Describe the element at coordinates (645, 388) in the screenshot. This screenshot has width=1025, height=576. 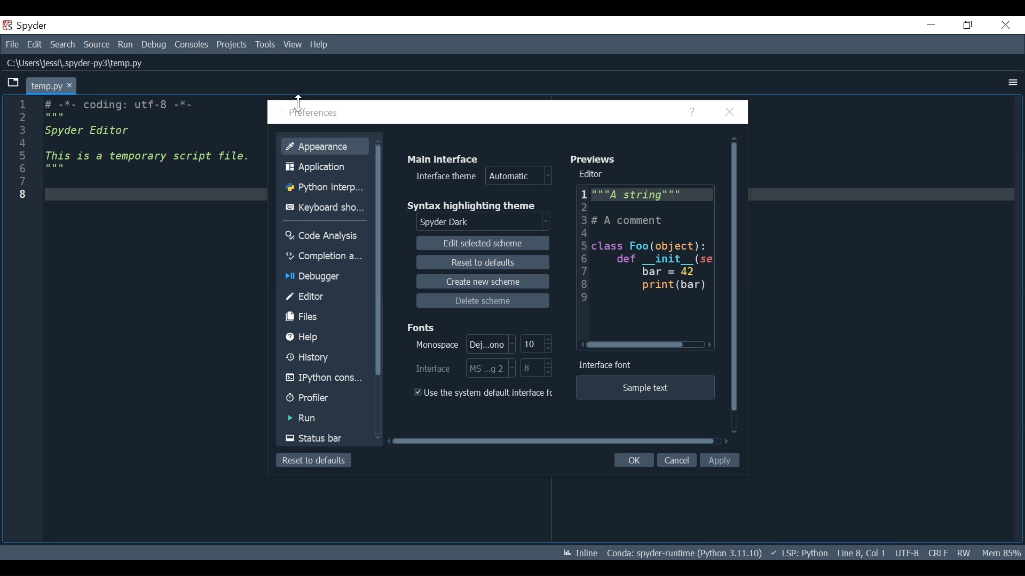
I see `Sample text` at that location.